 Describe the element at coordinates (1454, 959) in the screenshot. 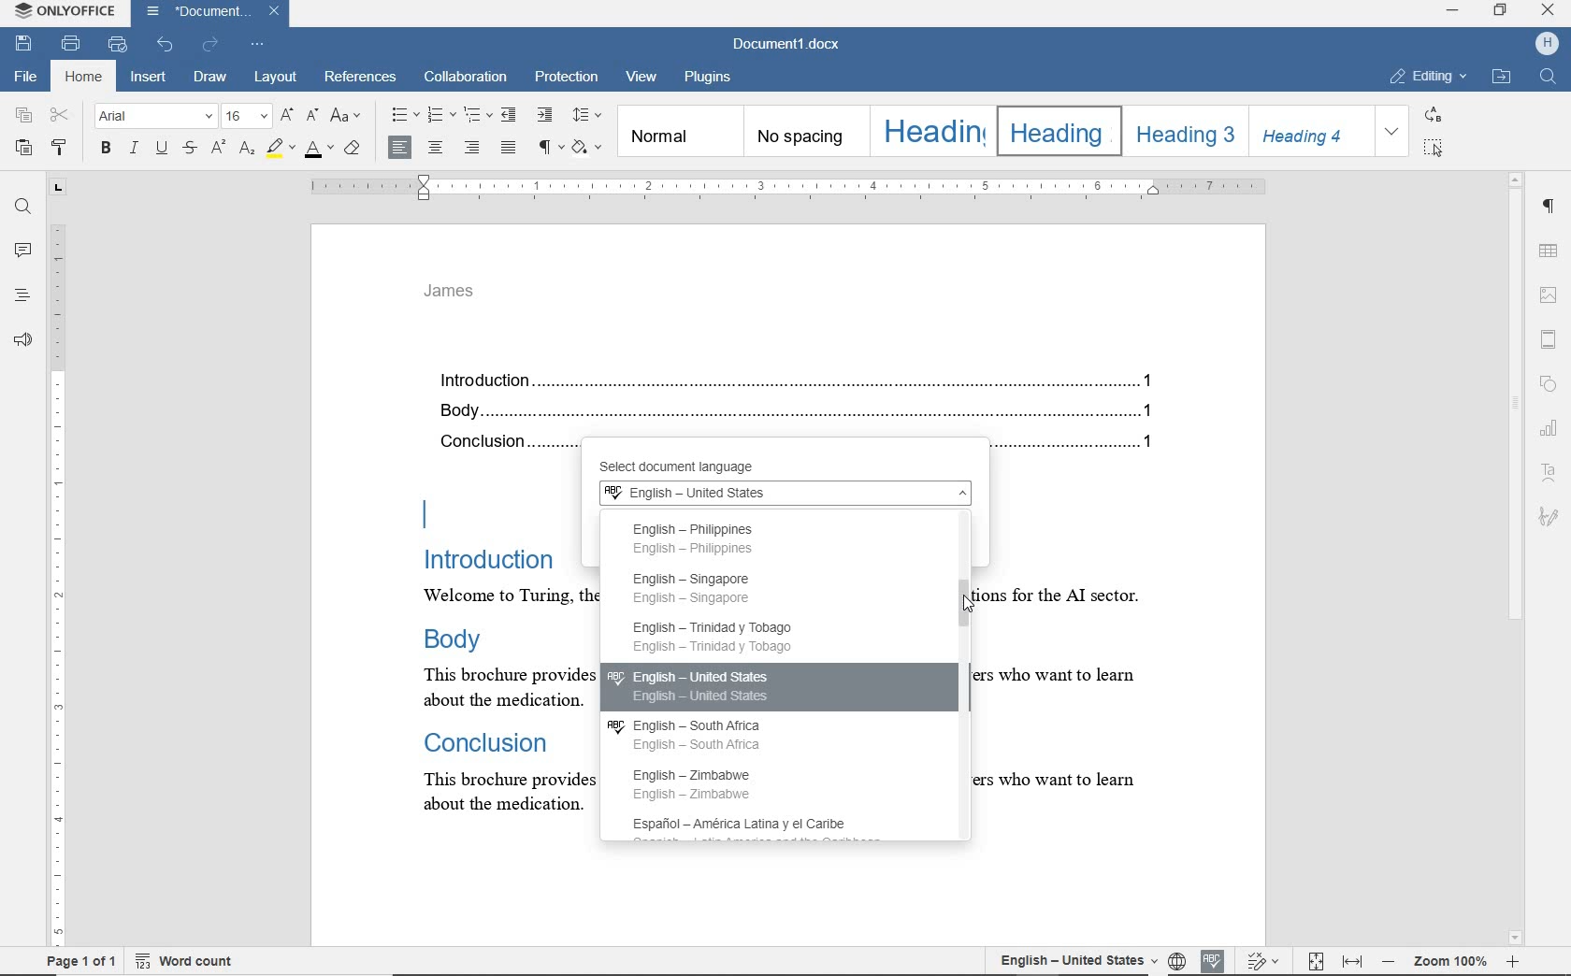

I see `zoom out or zoom in` at that location.